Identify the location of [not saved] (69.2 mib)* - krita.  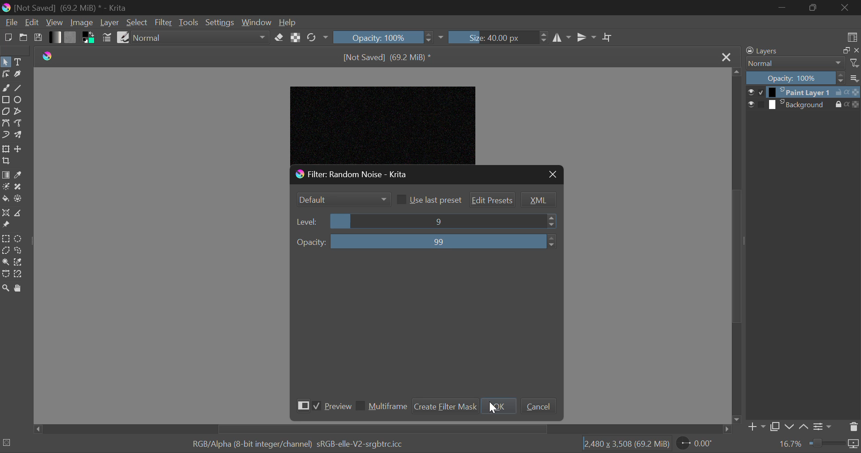
(68, 7).